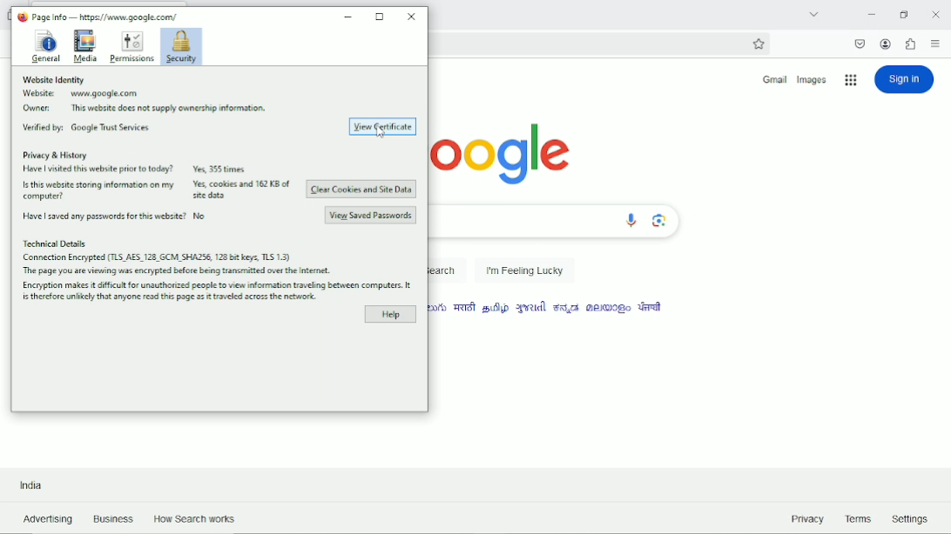  Describe the element at coordinates (907, 78) in the screenshot. I see `Sign in` at that location.